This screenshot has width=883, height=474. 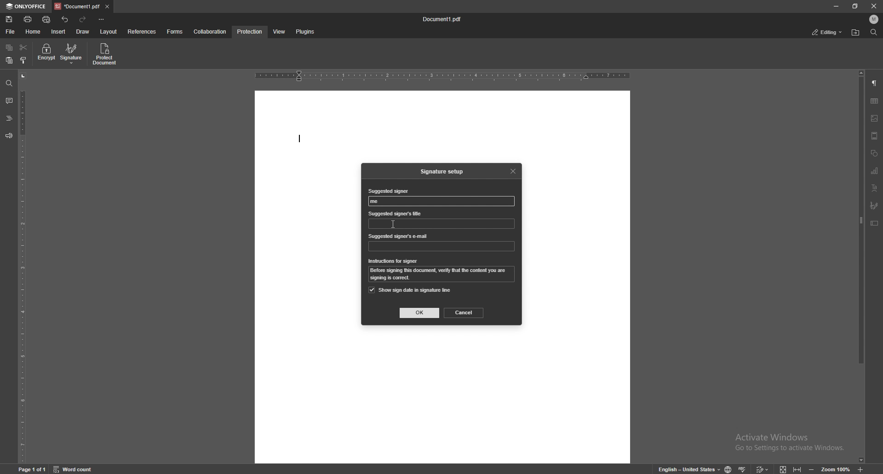 What do you see at coordinates (836, 6) in the screenshot?
I see `minimize` at bounding box center [836, 6].